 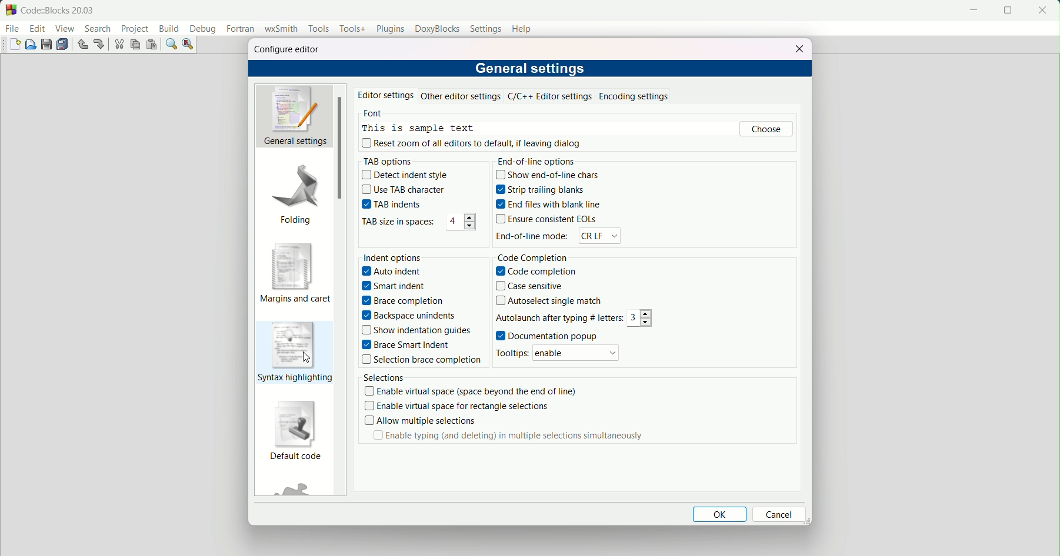 What do you see at coordinates (532, 259) in the screenshot?
I see `code completion` at bounding box center [532, 259].